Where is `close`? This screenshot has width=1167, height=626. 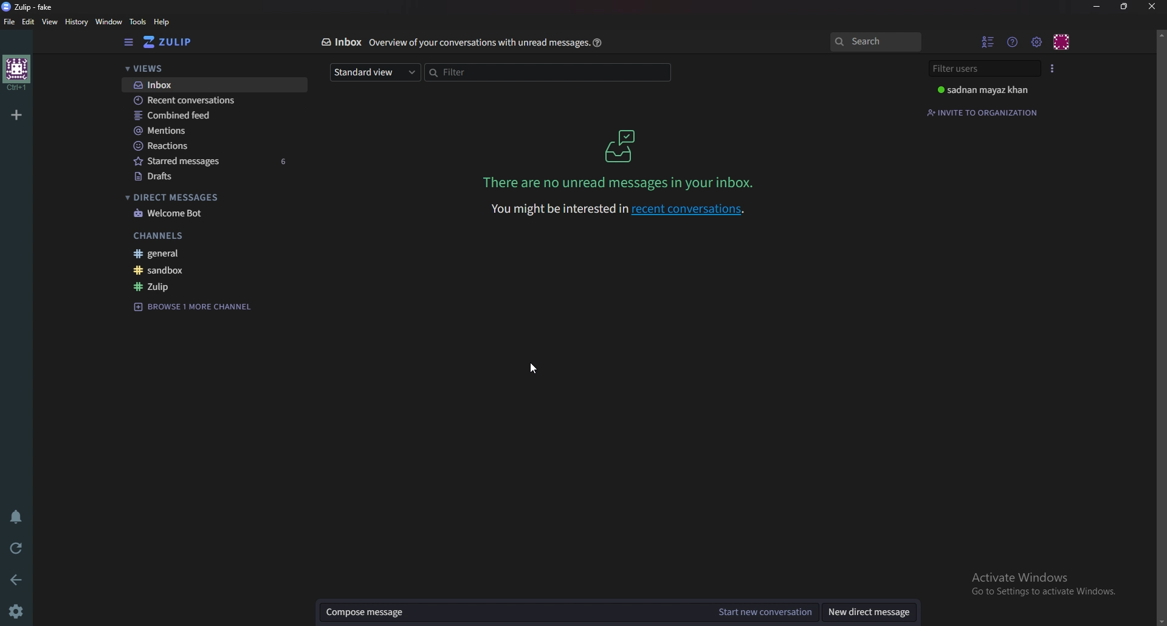 close is located at coordinates (1151, 7).